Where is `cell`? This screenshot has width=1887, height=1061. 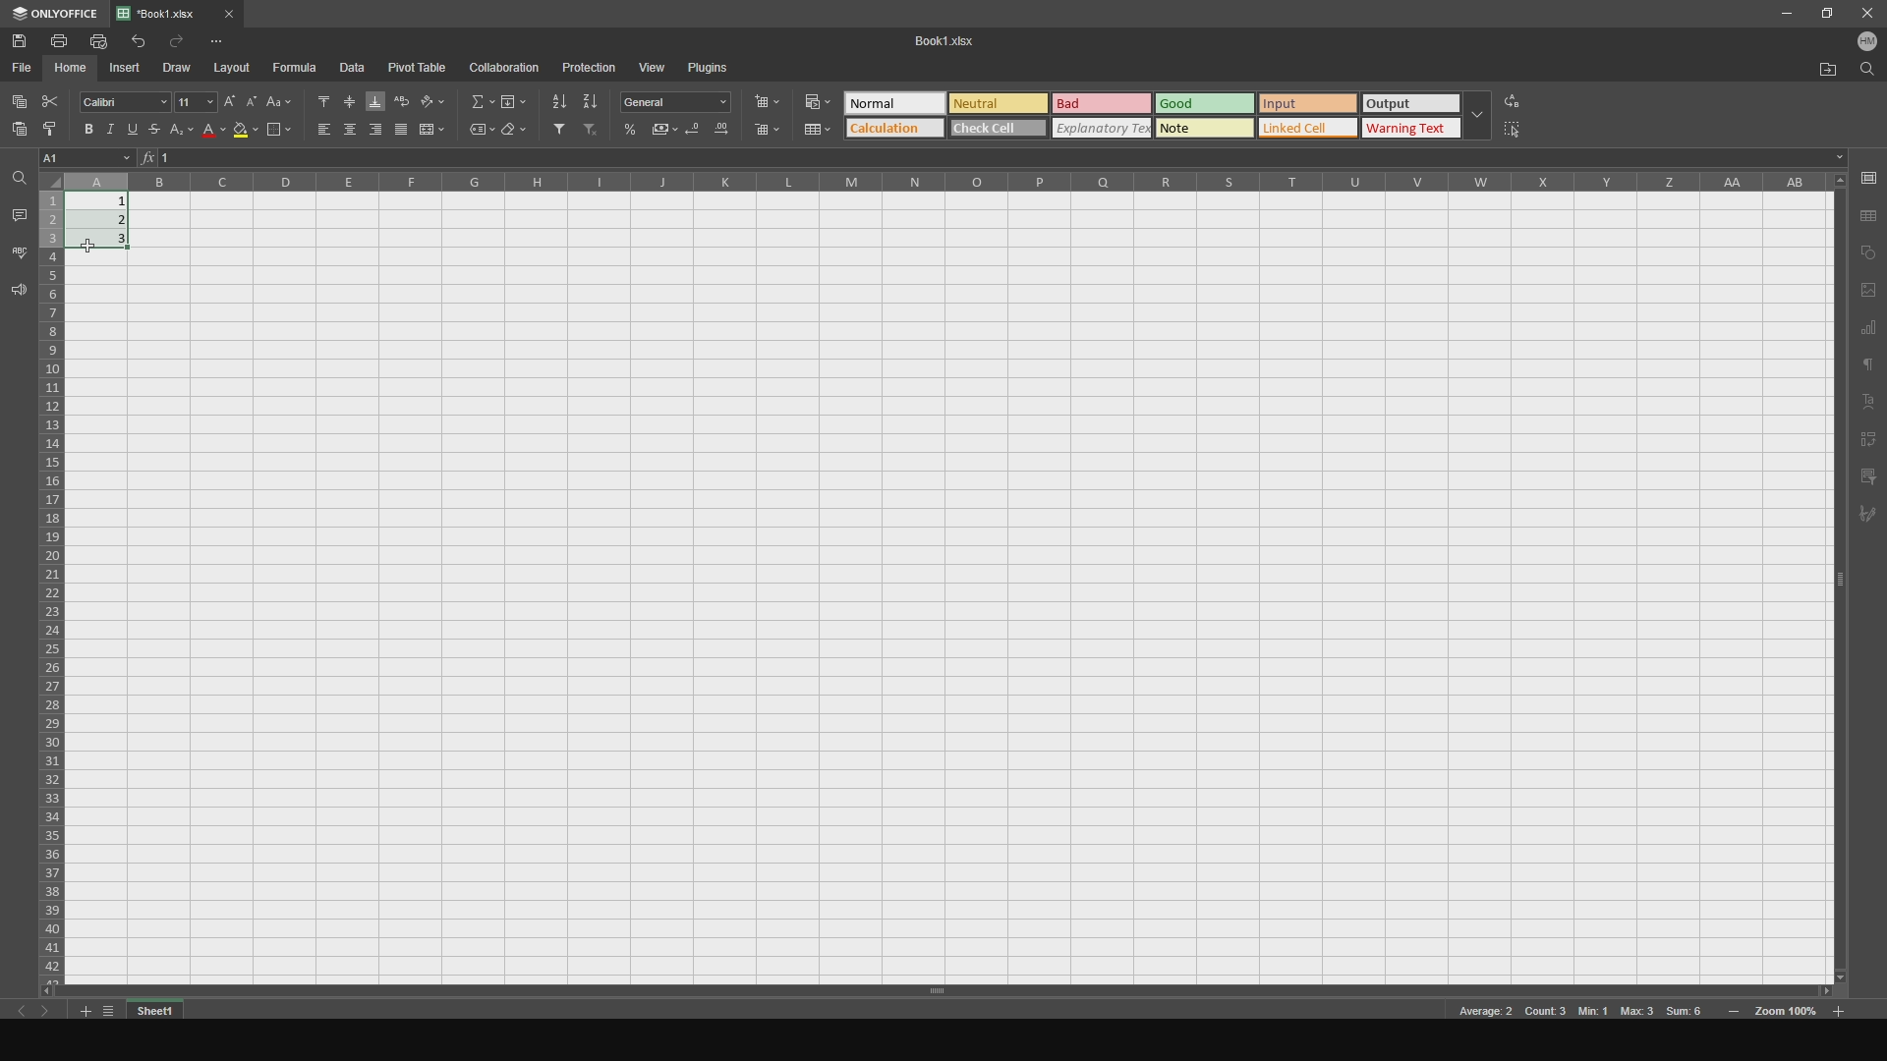 cell is located at coordinates (88, 157).